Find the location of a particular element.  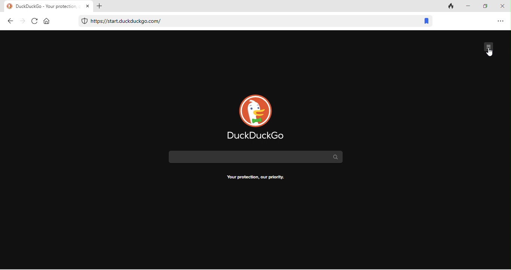

close is located at coordinates (504, 6).